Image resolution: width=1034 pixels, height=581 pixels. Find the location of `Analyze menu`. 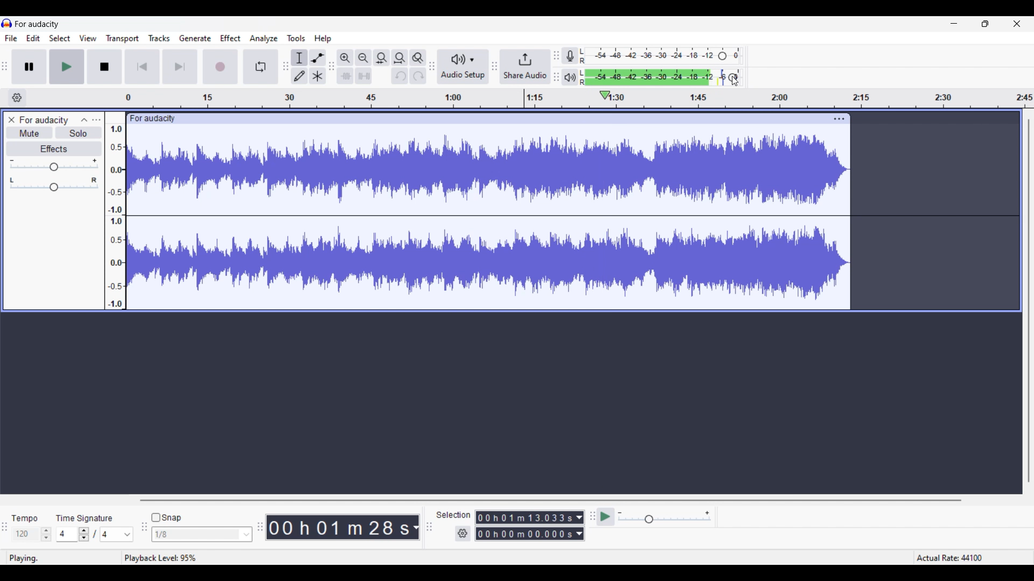

Analyze menu is located at coordinates (264, 38).